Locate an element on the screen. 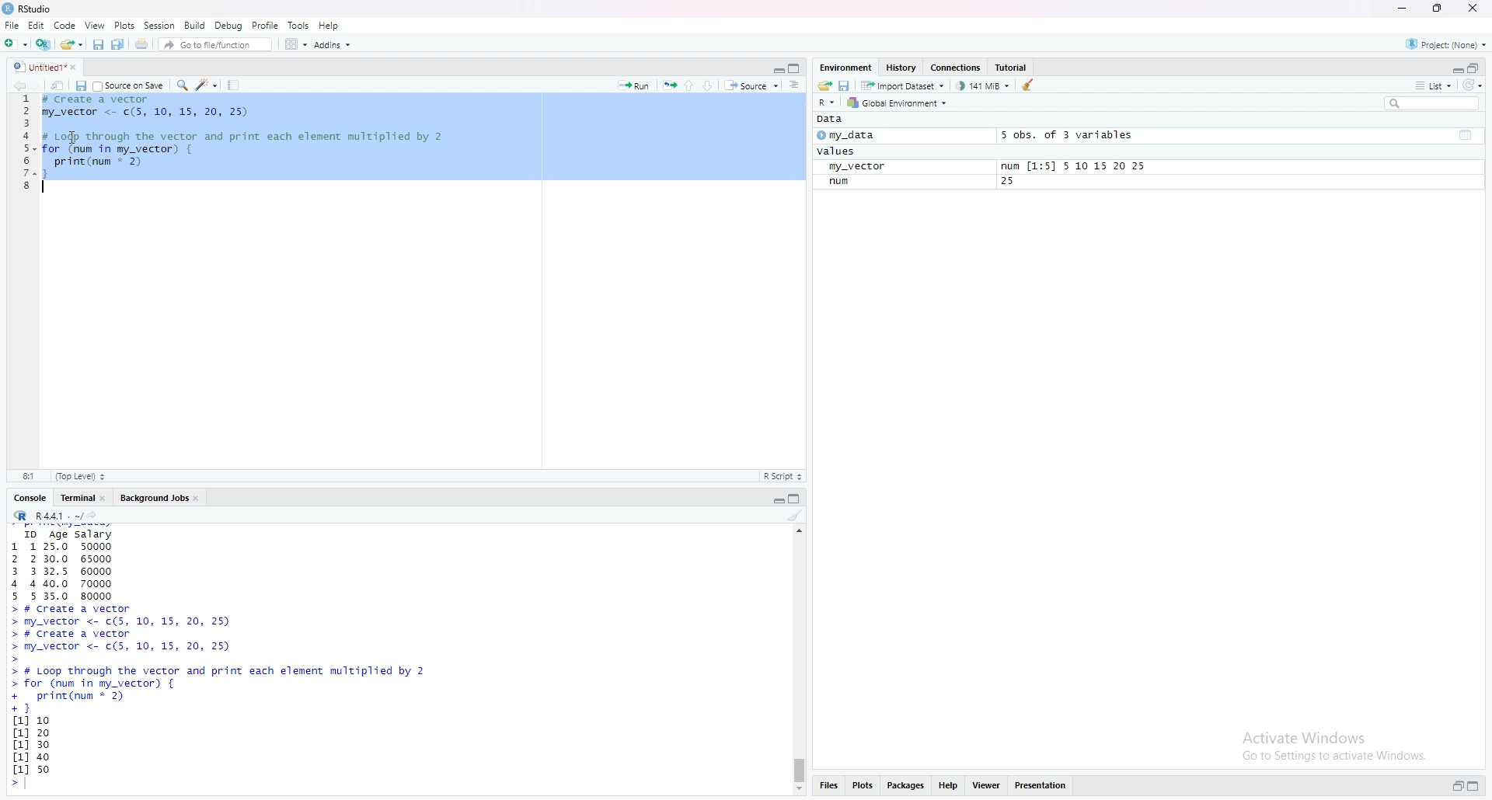 The width and height of the screenshot is (1492, 800). Rstudio is located at coordinates (30, 9).